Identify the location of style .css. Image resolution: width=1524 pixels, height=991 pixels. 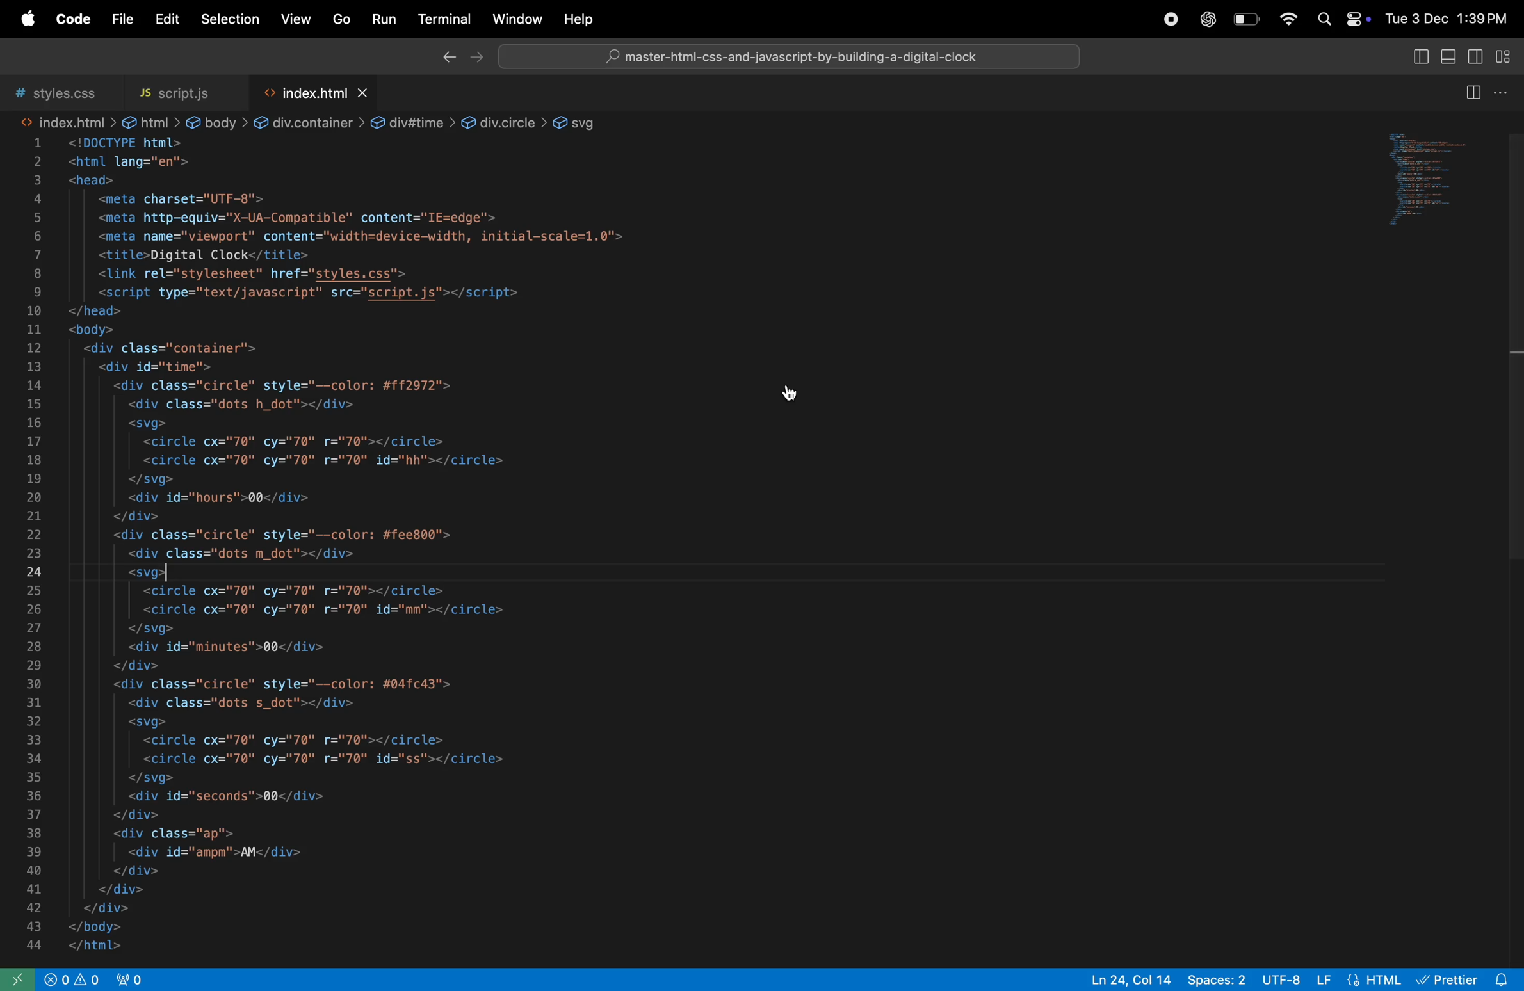
(54, 87).